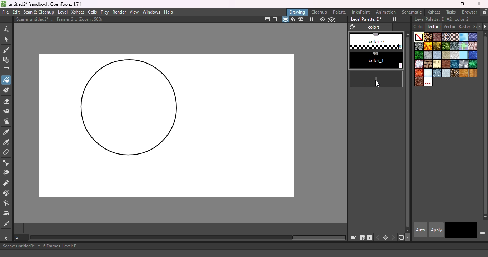  What do you see at coordinates (362, 12) in the screenshot?
I see `InknPaint` at bounding box center [362, 12].